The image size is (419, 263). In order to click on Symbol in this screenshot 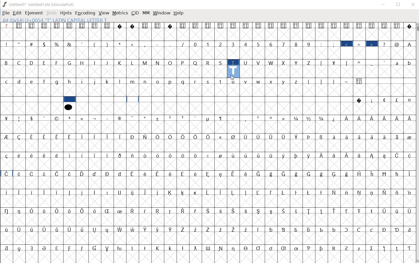, I will do `click(133, 137)`.